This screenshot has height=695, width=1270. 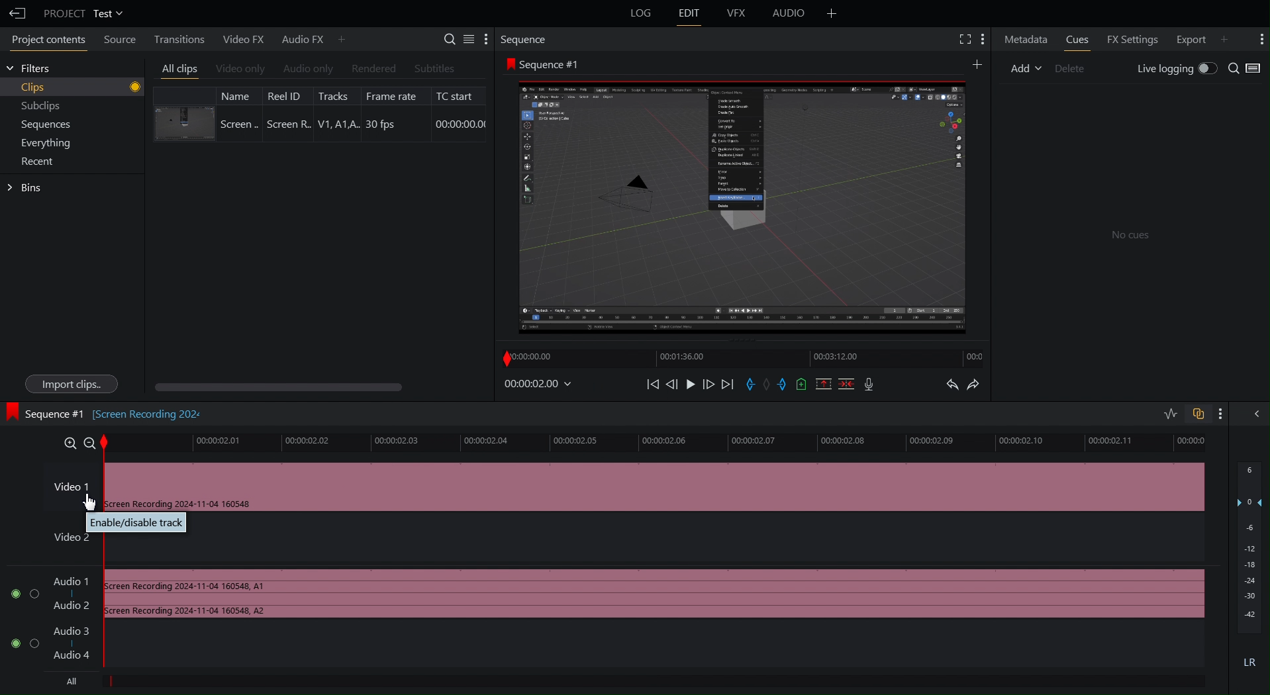 What do you see at coordinates (76, 682) in the screenshot?
I see `All` at bounding box center [76, 682].